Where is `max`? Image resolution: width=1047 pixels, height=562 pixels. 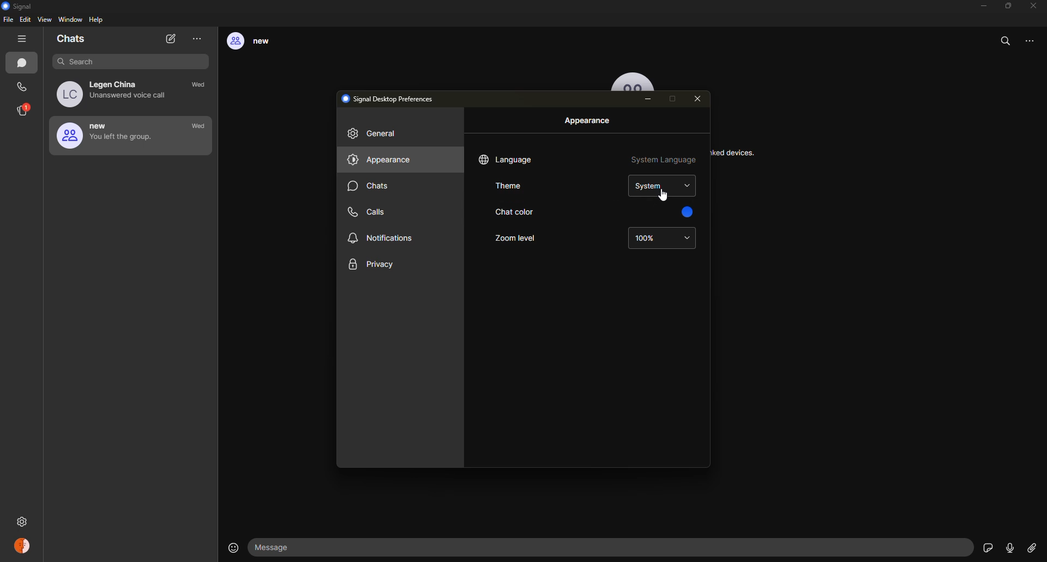 max is located at coordinates (675, 99).